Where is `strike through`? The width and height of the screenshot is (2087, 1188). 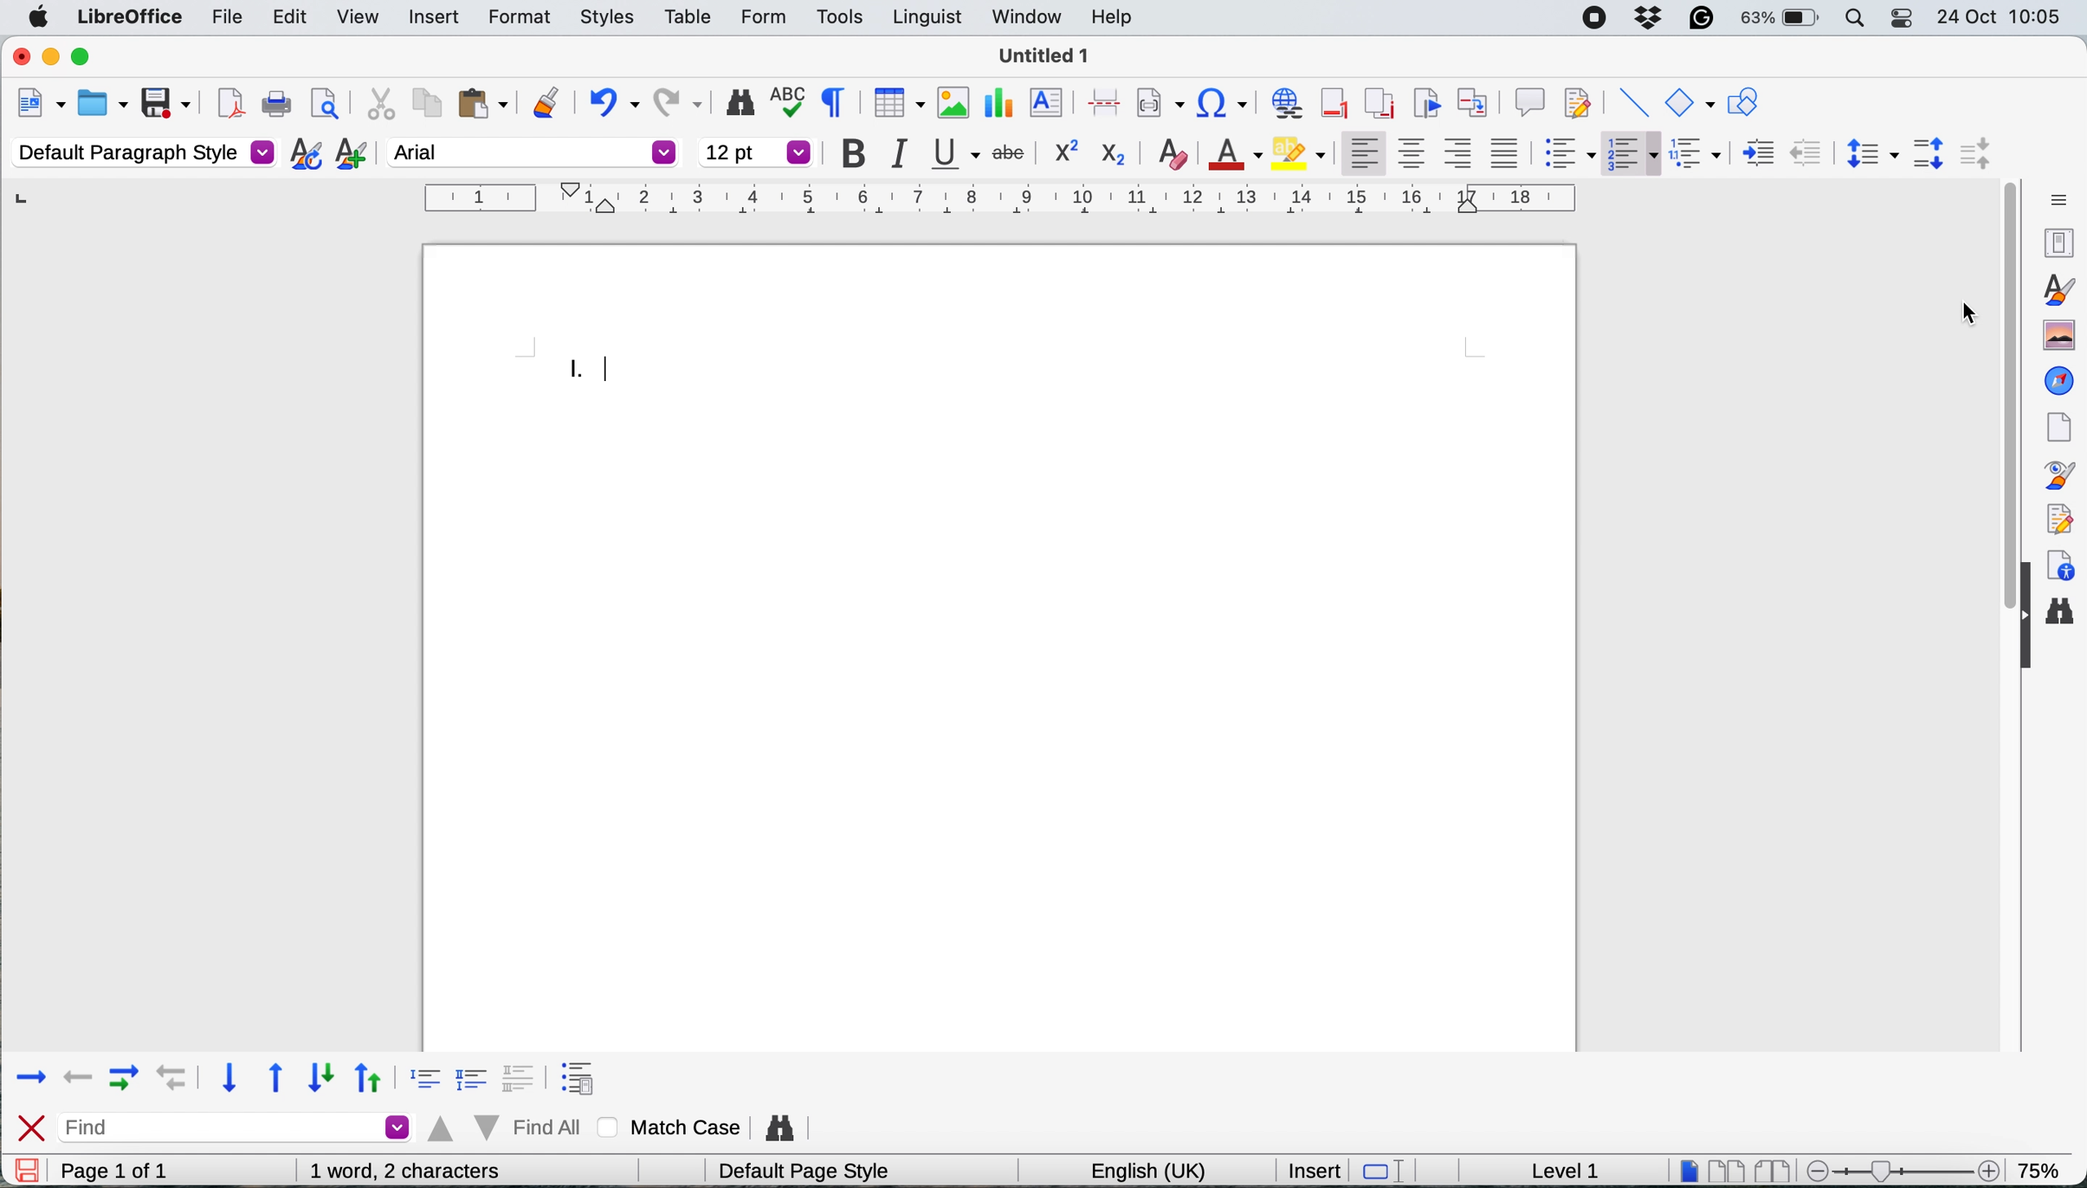 strike through is located at coordinates (1011, 149).